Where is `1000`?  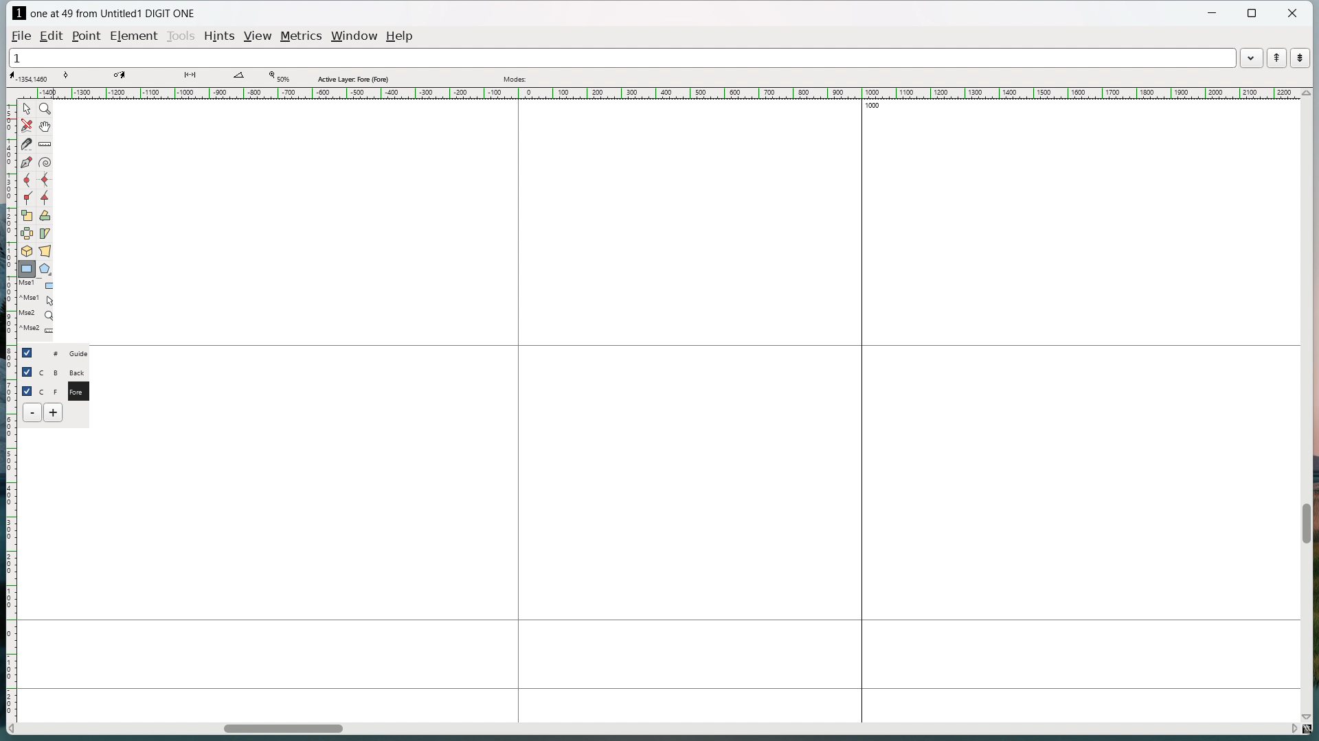 1000 is located at coordinates (879, 107).